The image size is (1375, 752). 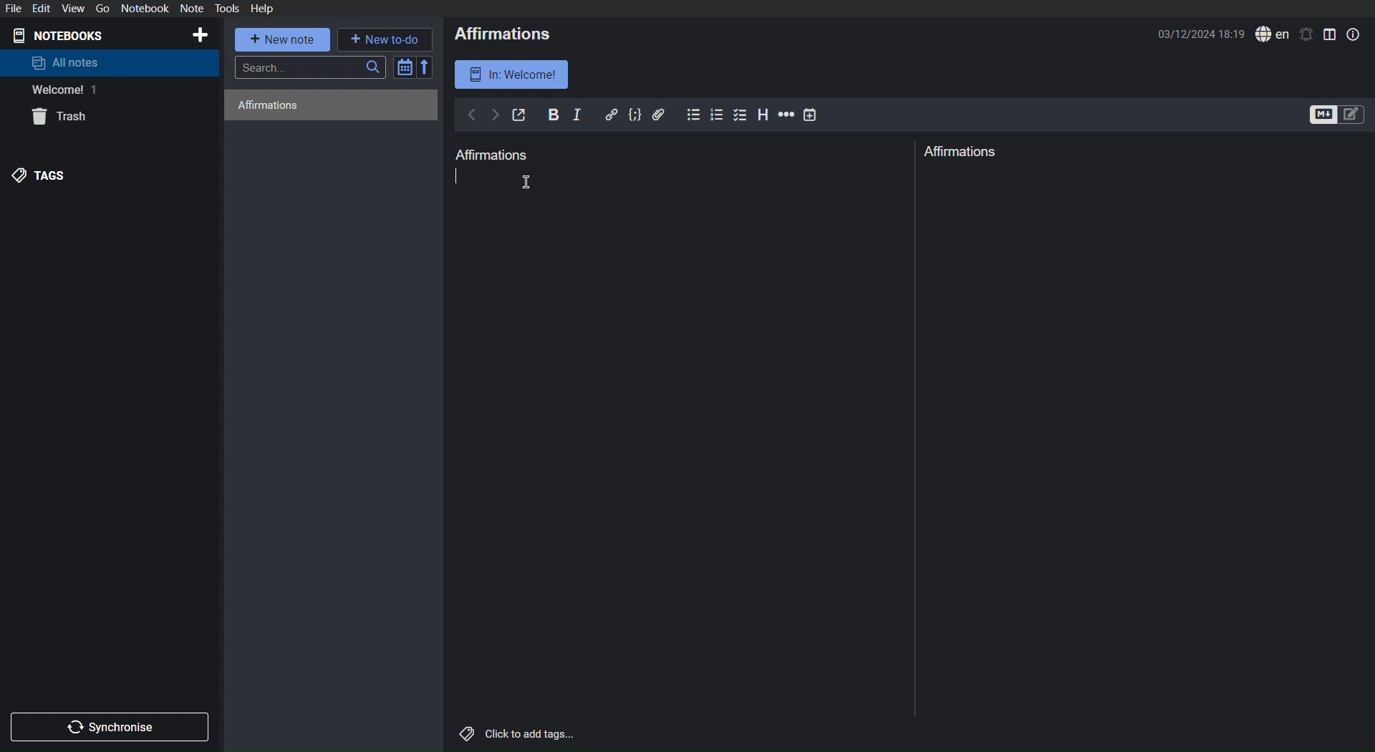 What do you see at coordinates (515, 735) in the screenshot?
I see `Click to add tags...` at bounding box center [515, 735].